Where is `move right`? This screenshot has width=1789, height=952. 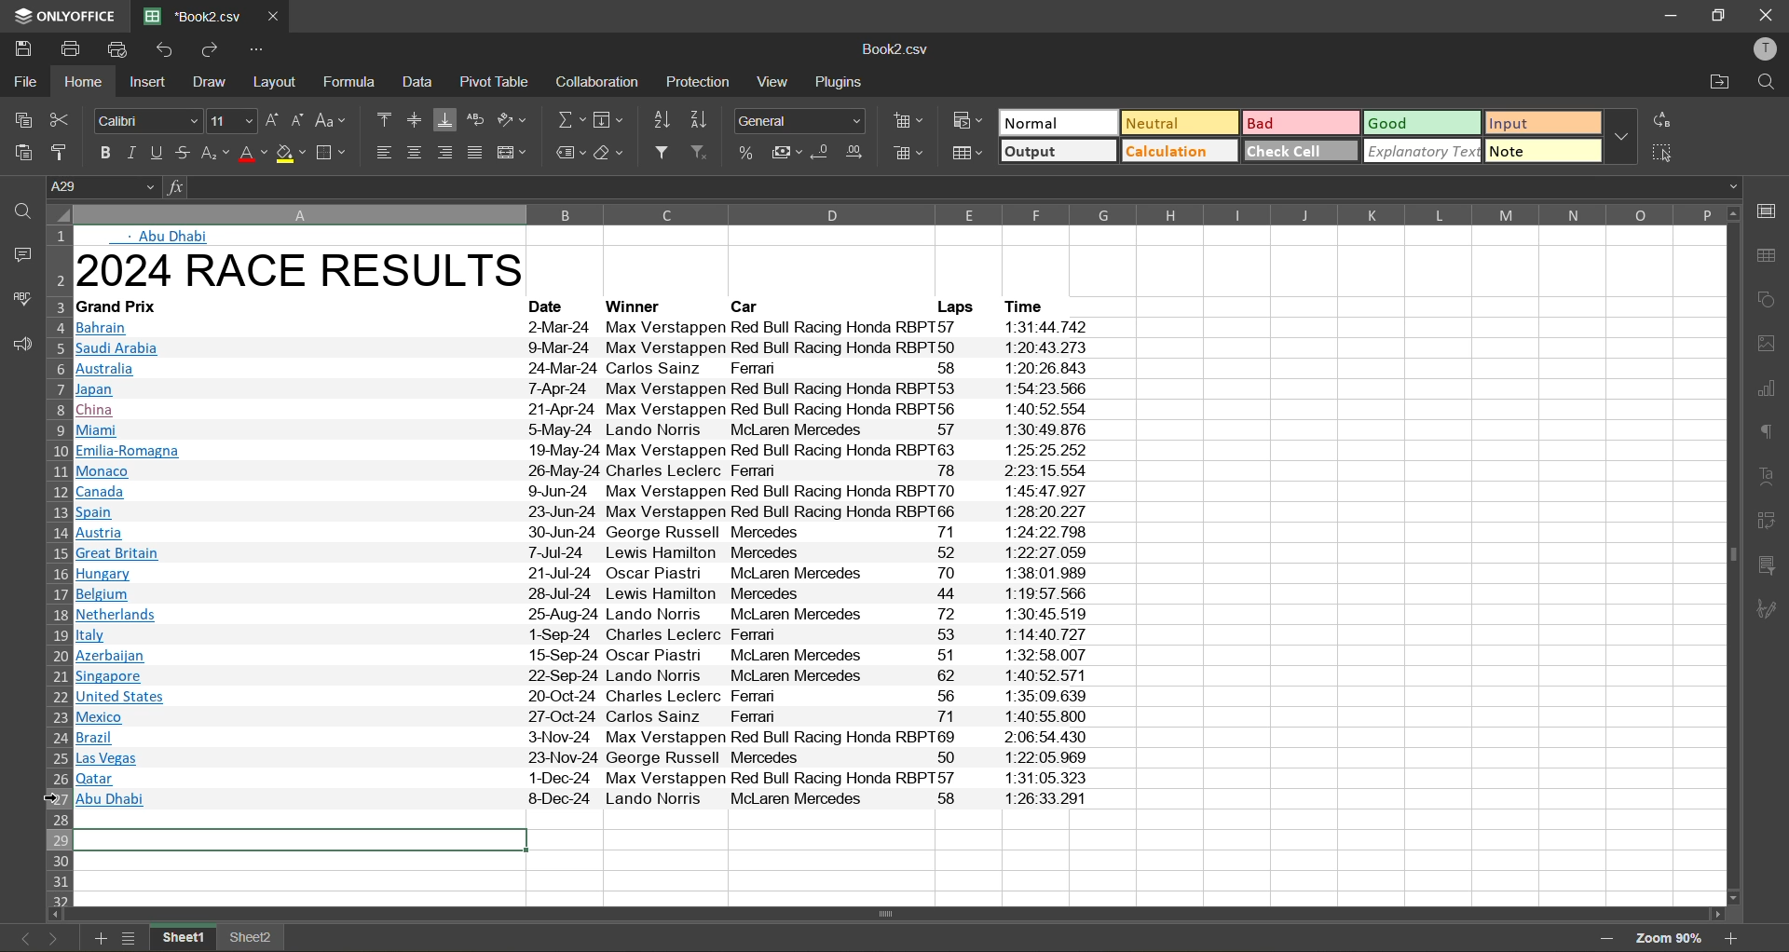 move right is located at coordinates (1715, 913).